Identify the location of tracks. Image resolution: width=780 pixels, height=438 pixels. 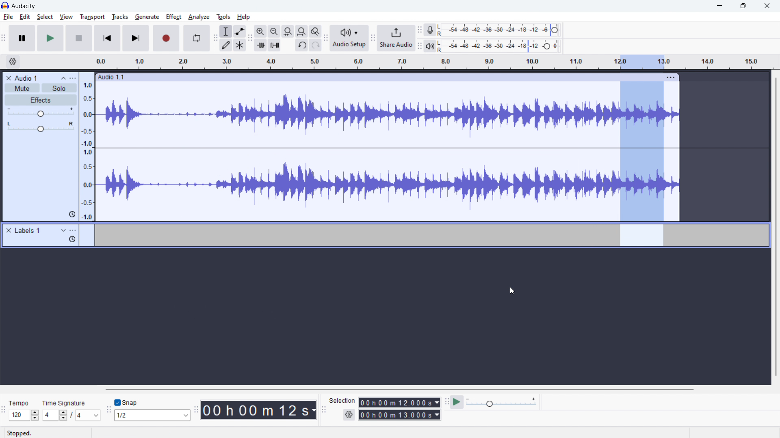
(119, 17).